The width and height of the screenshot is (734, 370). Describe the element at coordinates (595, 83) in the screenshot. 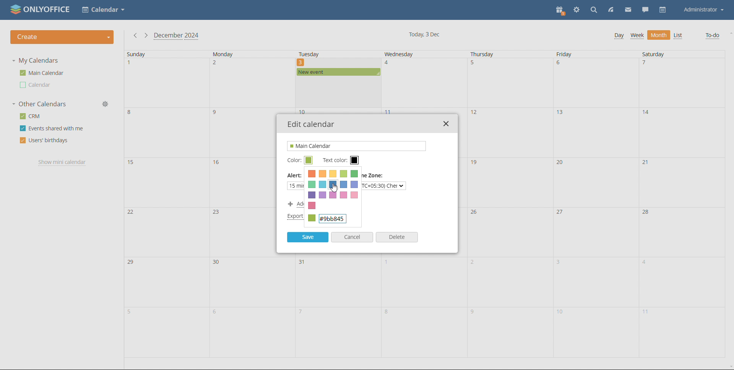

I see `date` at that location.